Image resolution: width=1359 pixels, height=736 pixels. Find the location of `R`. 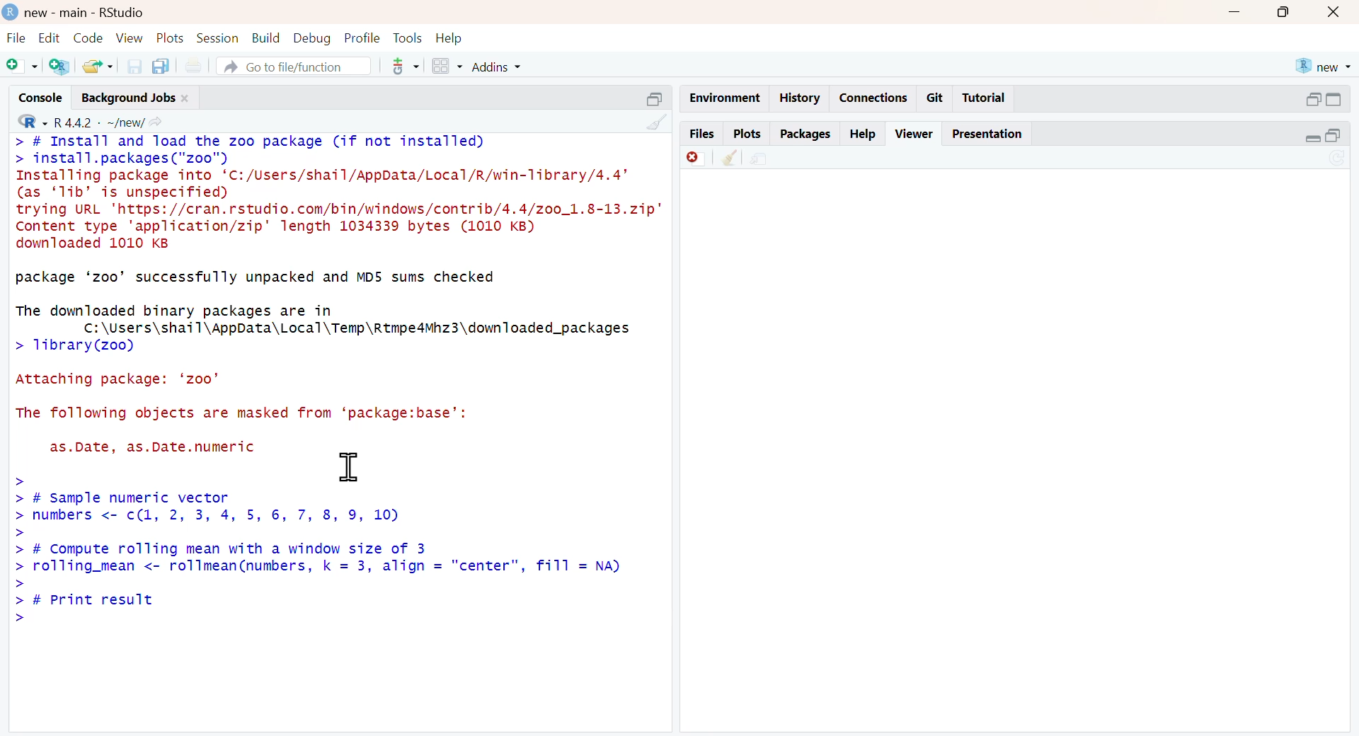

R is located at coordinates (33, 122).